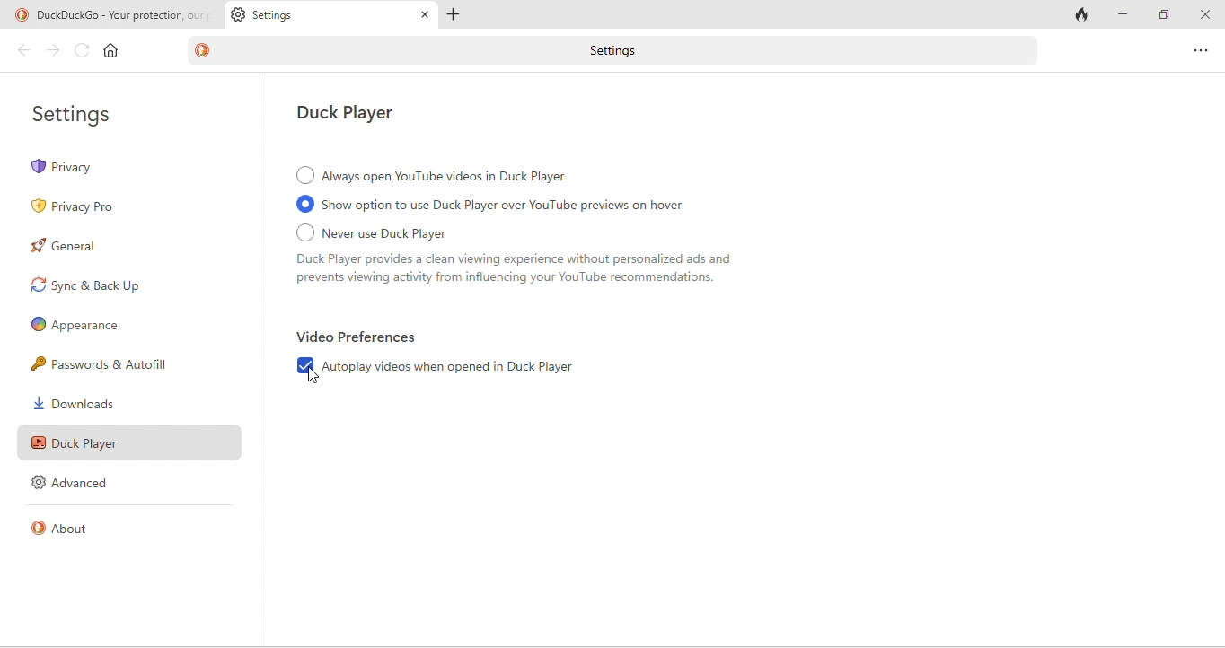 The image size is (1225, 648). I want to click on advanced, so click(76, 483).